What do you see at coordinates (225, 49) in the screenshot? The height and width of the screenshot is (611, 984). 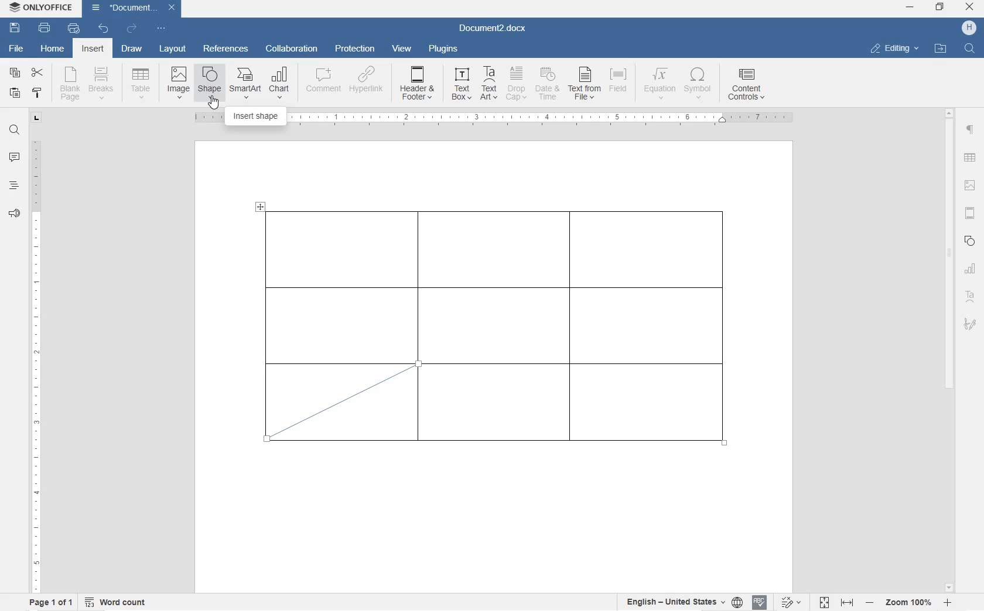 I see `references` at bounding box center [225, 49].